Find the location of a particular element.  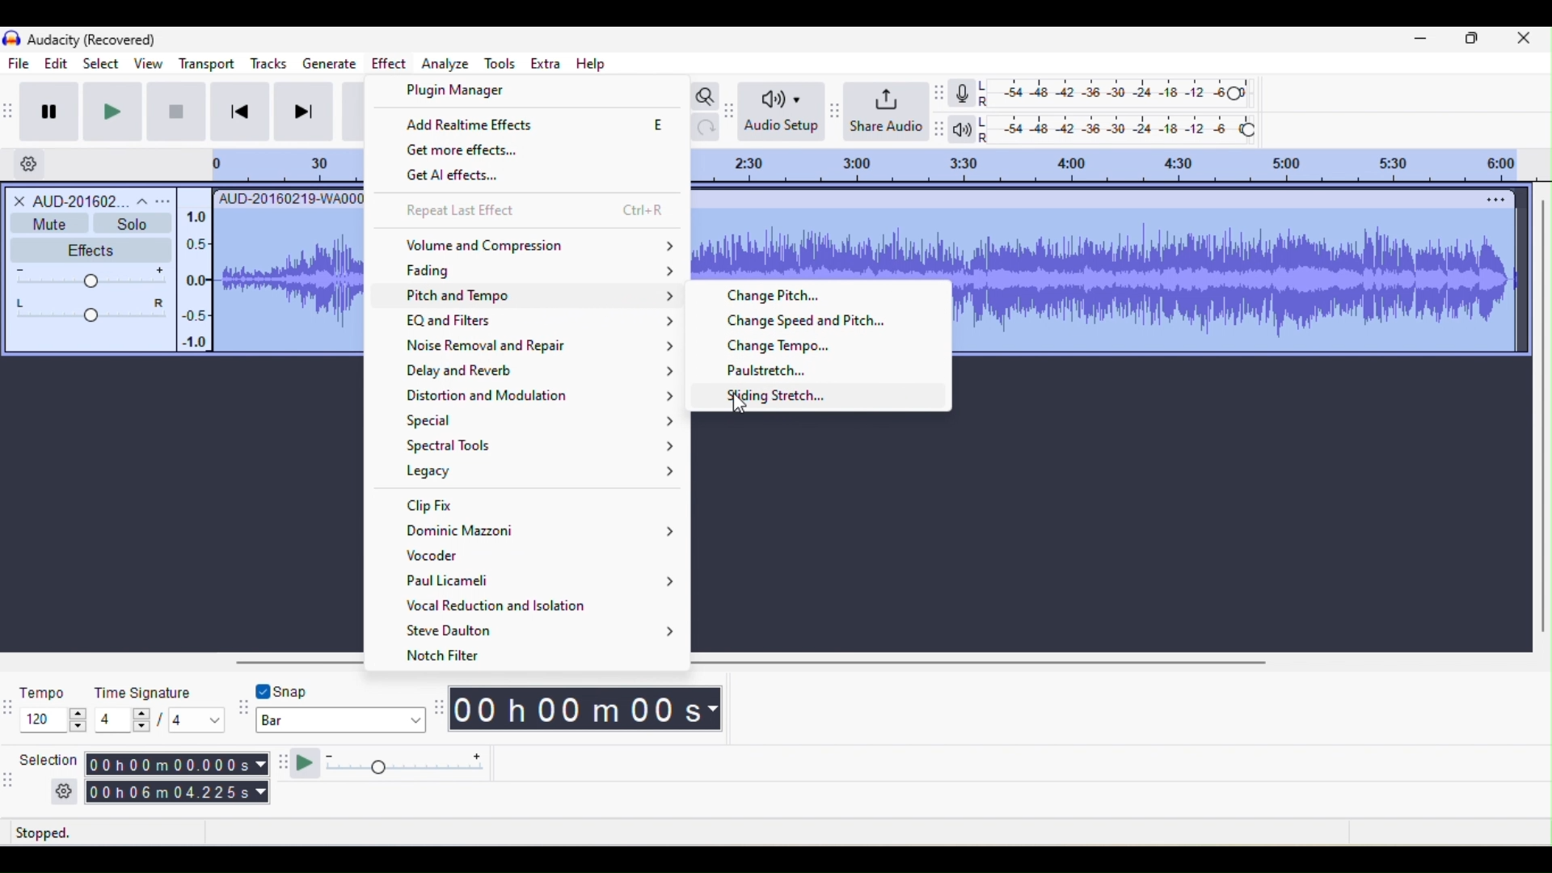

paulstretch is located at coordinates (768, 373).